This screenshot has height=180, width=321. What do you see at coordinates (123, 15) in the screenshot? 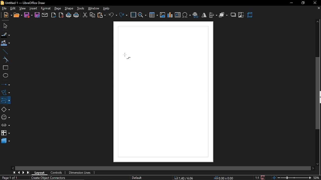
I see `redo` at bounding box center [123, 15].